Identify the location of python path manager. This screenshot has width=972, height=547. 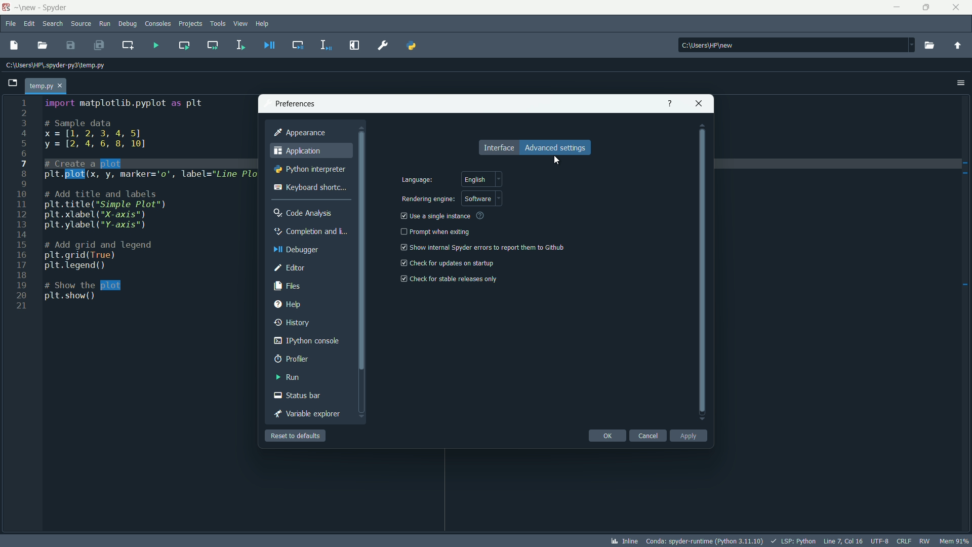
(412, 46).